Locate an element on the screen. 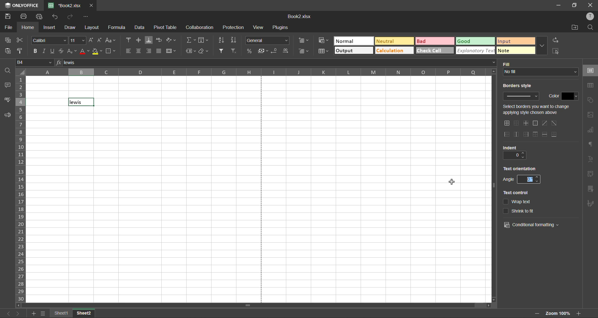  top border only is located at coordinates (536, 134).